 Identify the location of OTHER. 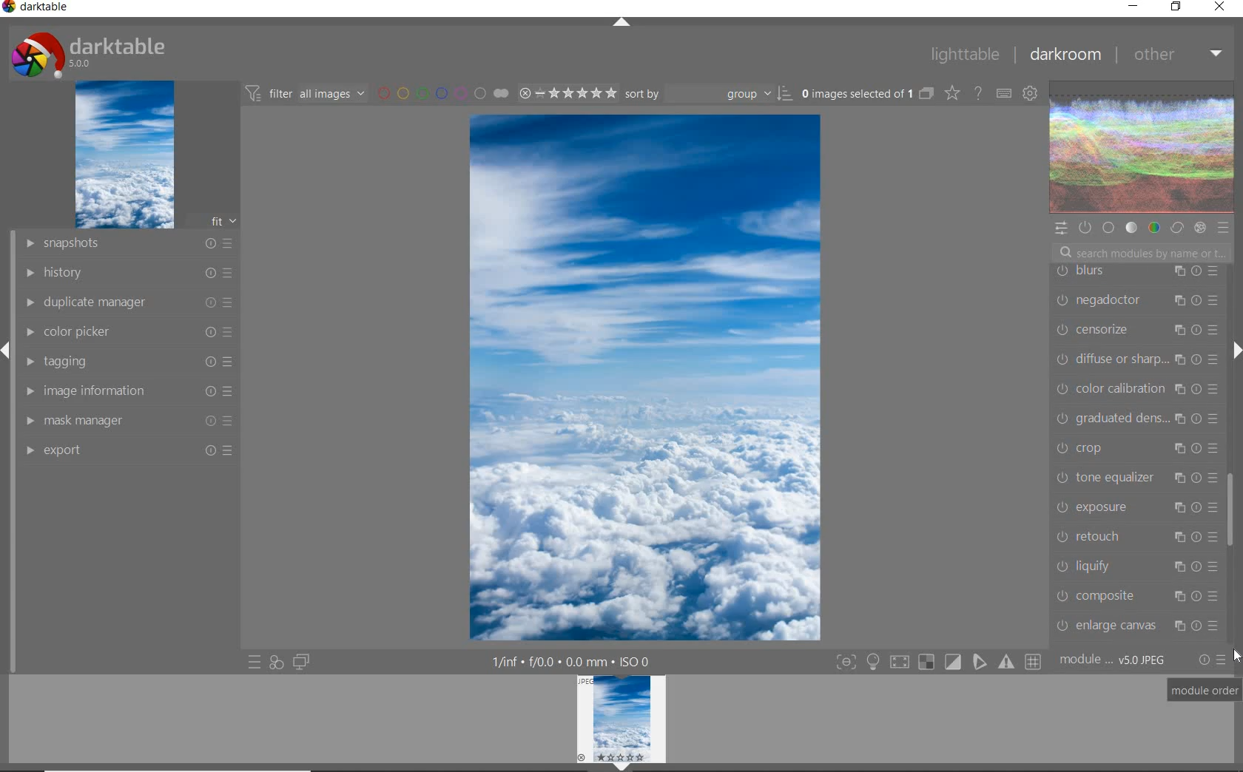
(1176, 56).